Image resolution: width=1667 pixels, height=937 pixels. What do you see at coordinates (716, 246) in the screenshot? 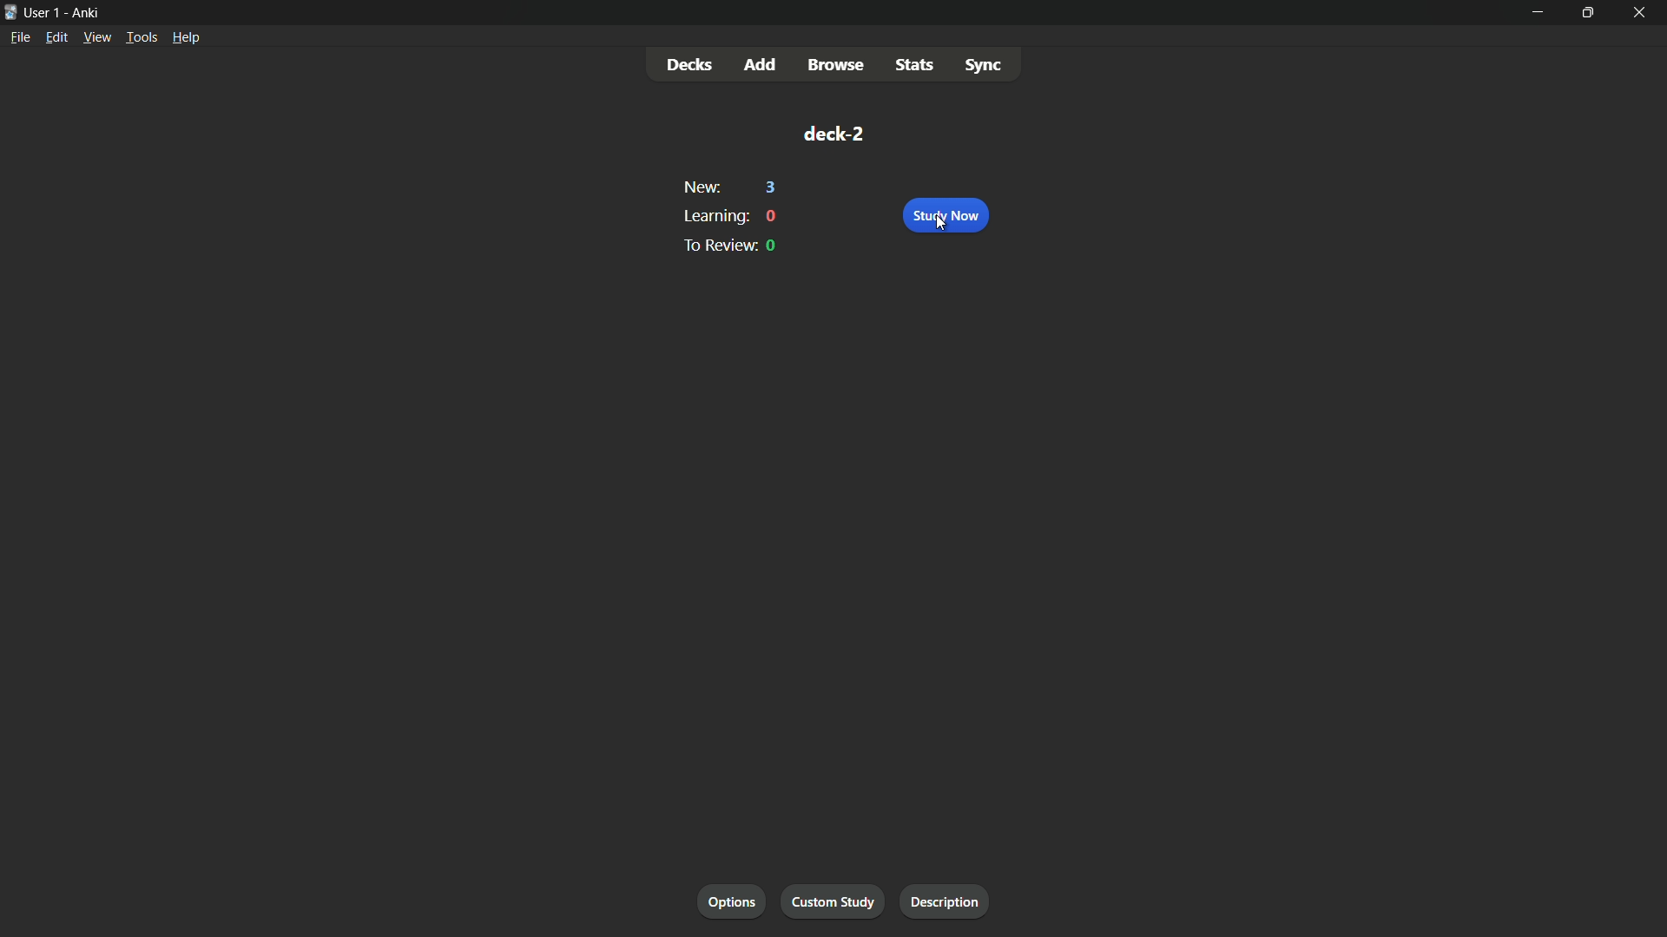
I see `to review` at bounding box center [716, 246].